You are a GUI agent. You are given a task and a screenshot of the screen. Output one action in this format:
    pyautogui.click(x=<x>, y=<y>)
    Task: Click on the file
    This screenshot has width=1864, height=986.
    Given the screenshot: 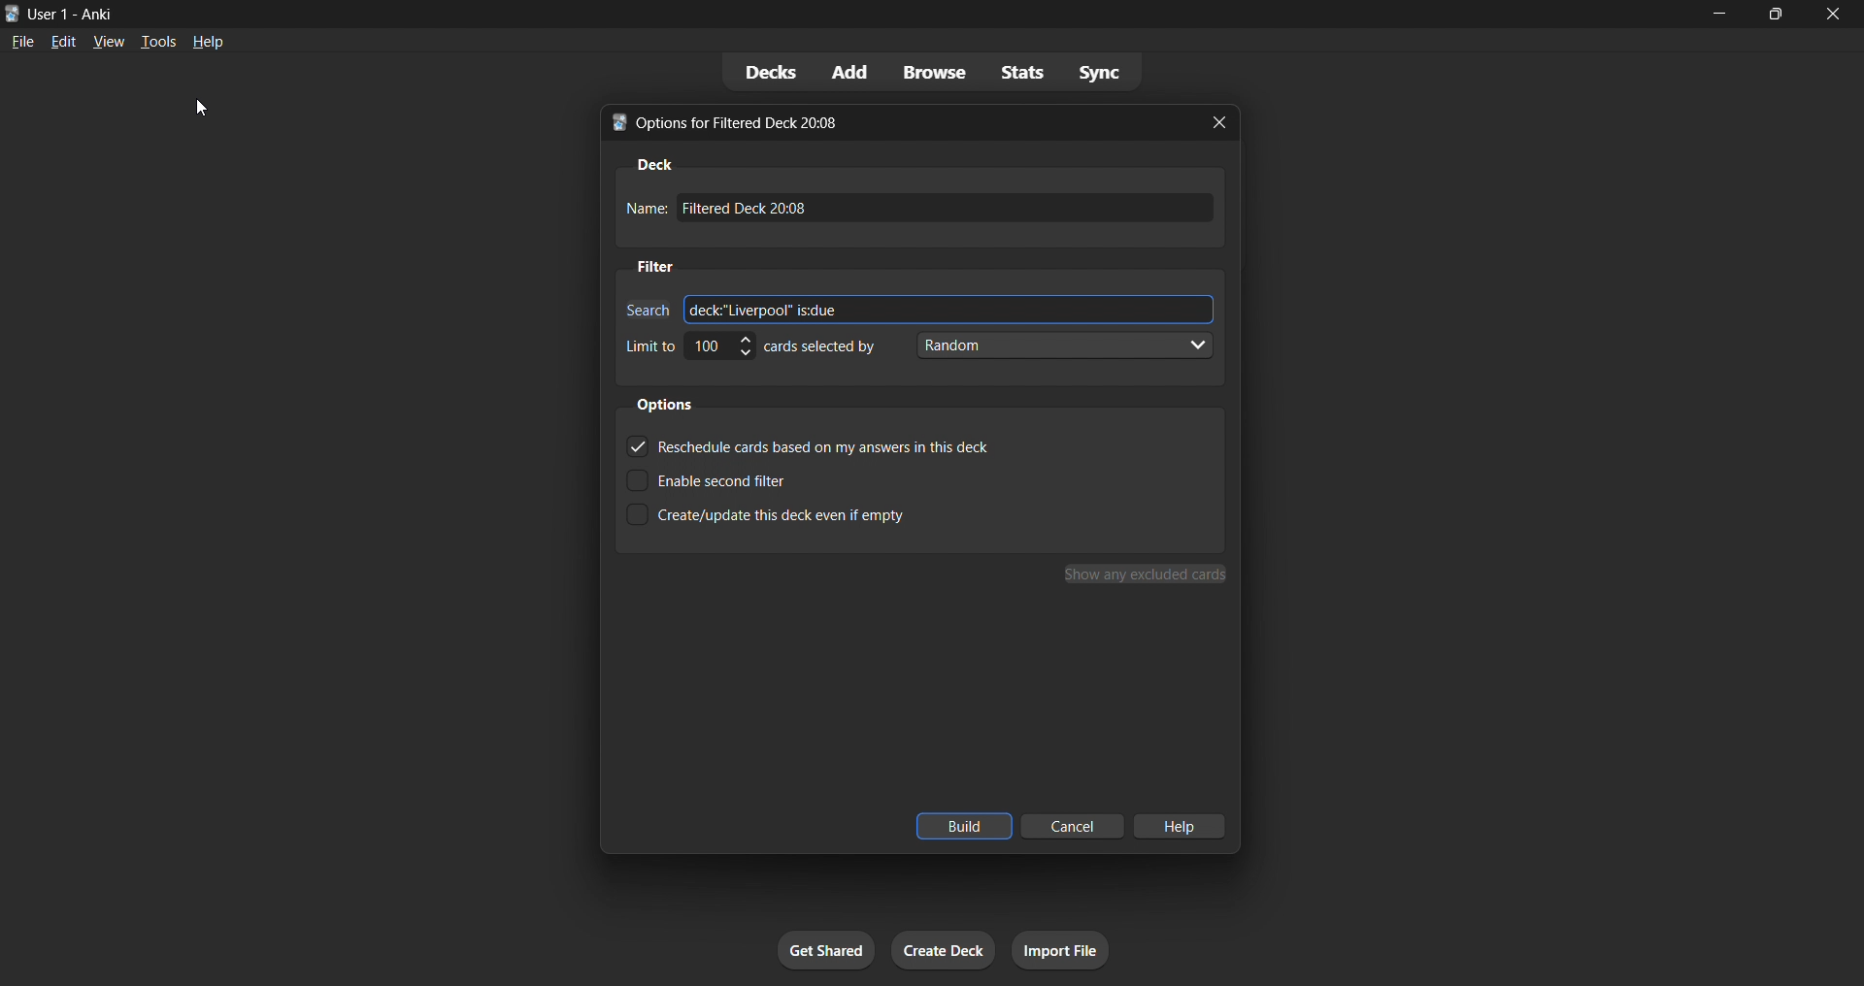 What is the action you would take?
    pyautogui.click(x=19, y=42)
    